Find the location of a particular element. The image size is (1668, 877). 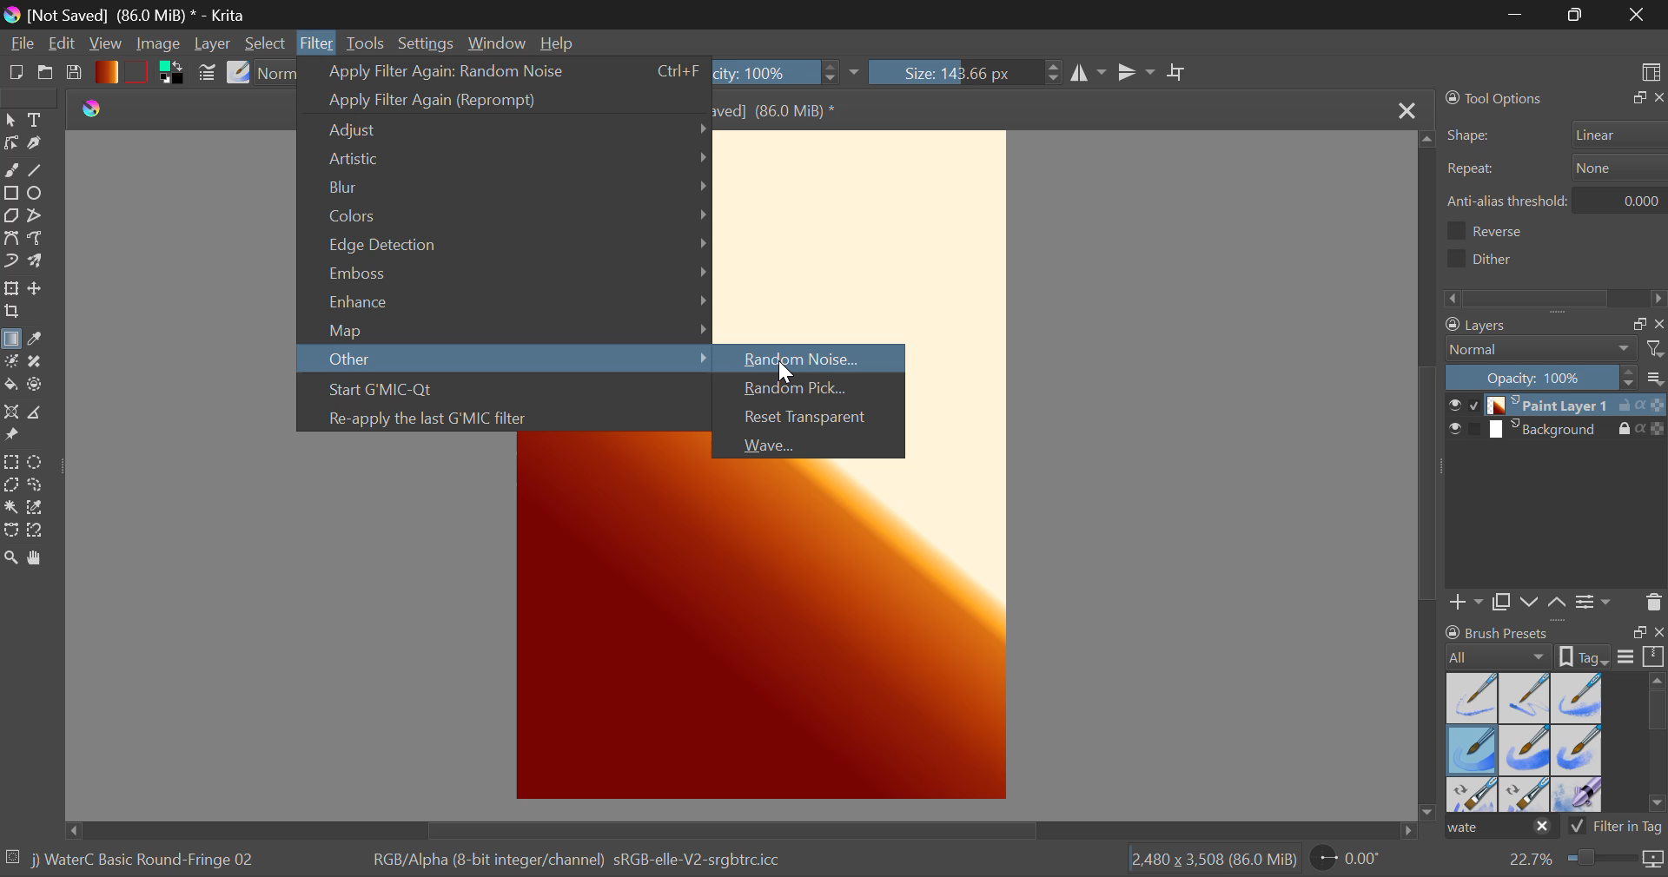

Circular Selection is located at coordinates (36, 461).